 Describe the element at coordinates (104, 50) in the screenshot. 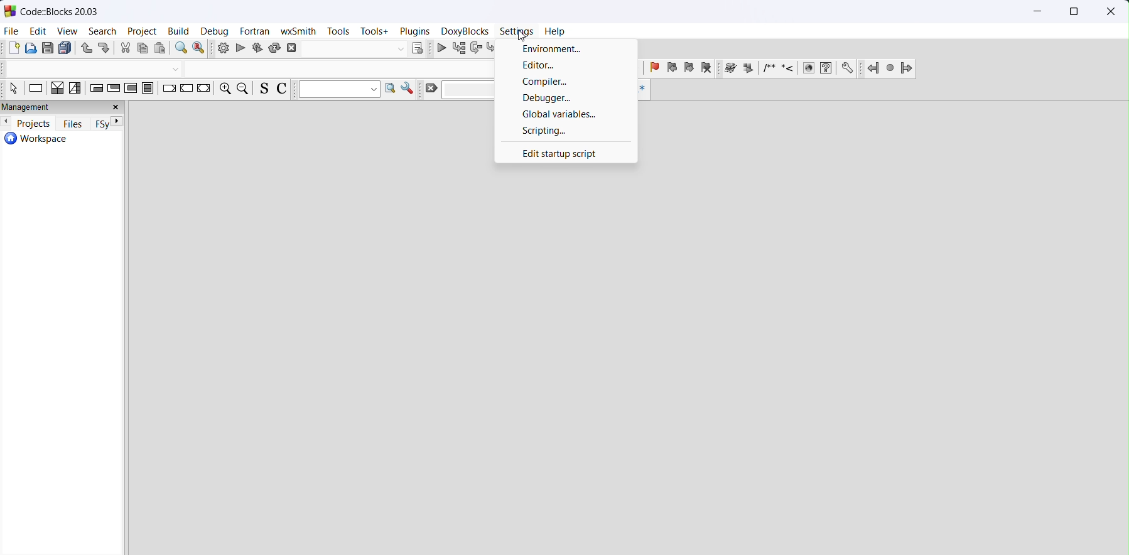

I see `redo` at that location.